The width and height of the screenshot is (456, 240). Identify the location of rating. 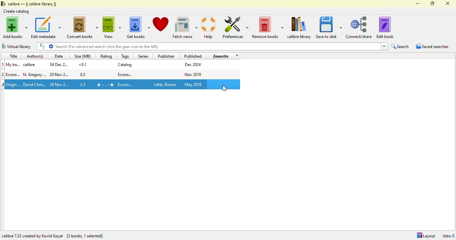
(106, 56).